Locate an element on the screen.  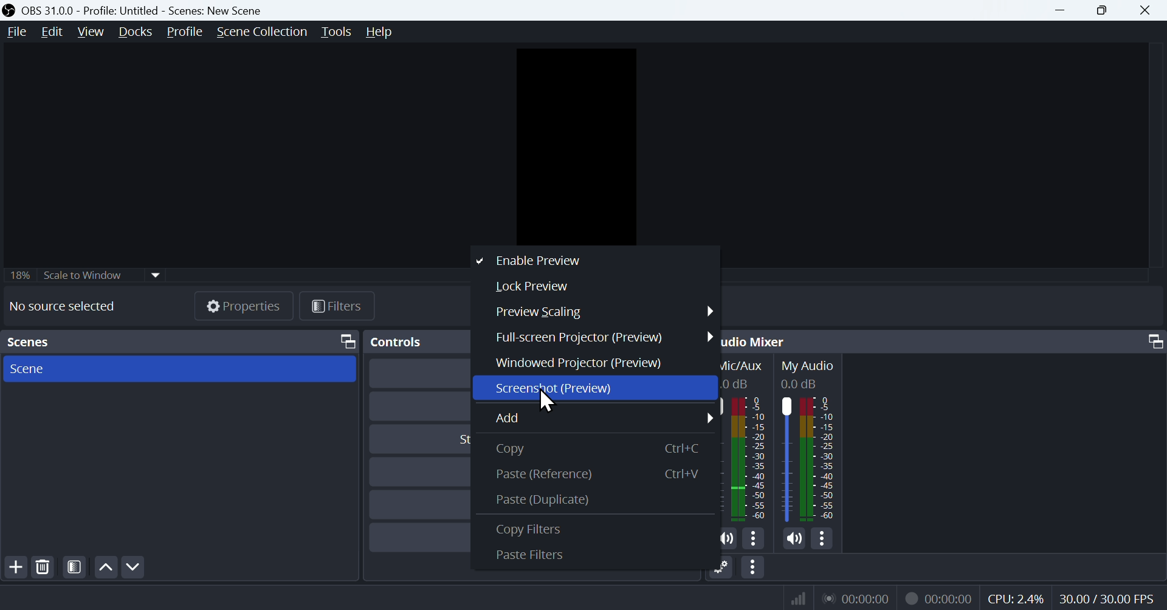
Screenshot Preview is located at coordinates (580, 389).